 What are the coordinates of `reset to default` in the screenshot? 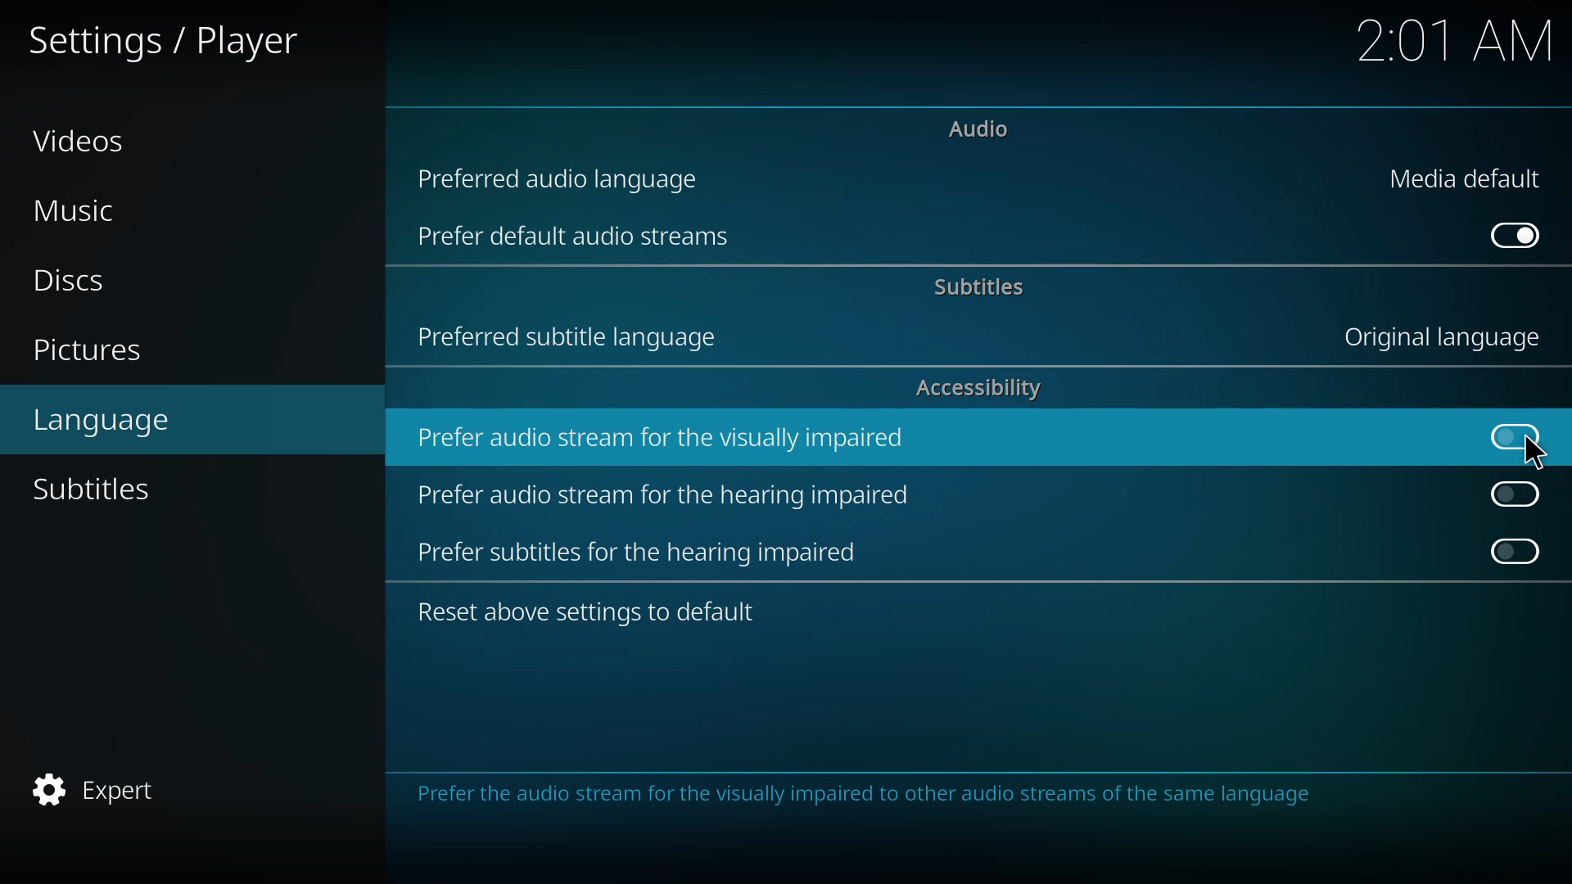 It's located at (588, 612).